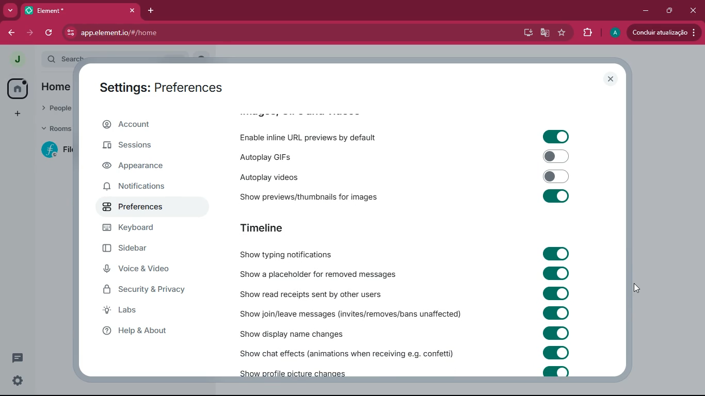  I want to click on extensions, so click(587, 33).